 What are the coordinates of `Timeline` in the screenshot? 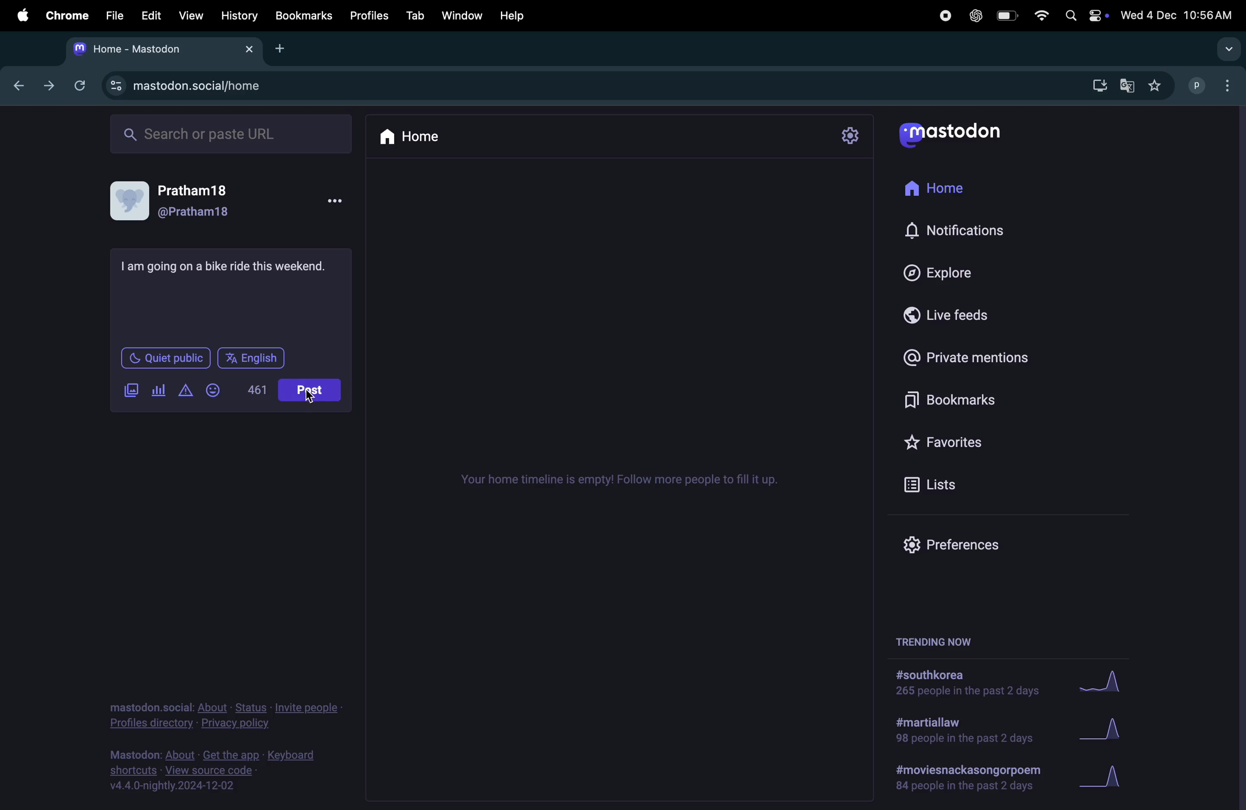 It's located at (624, 481).